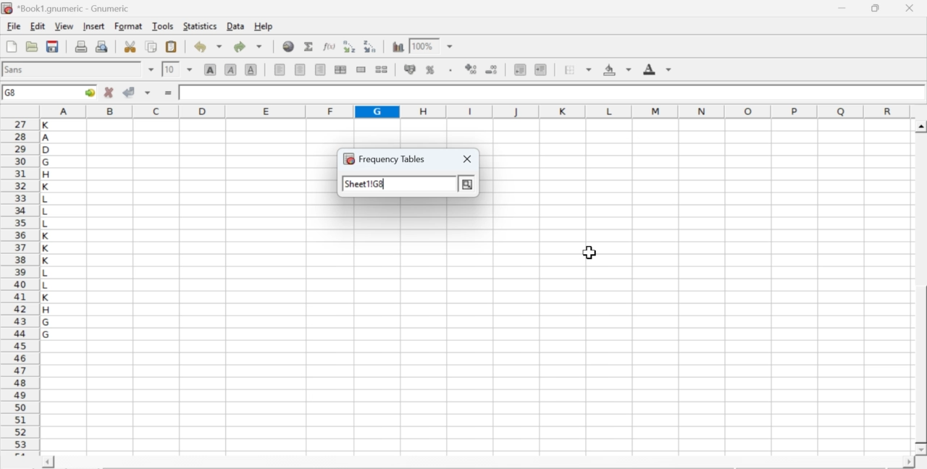 This screenshot has width=927, height=469. I want to click on Sort the selected region in ascending order based on the first column selected, so click(351, 46).